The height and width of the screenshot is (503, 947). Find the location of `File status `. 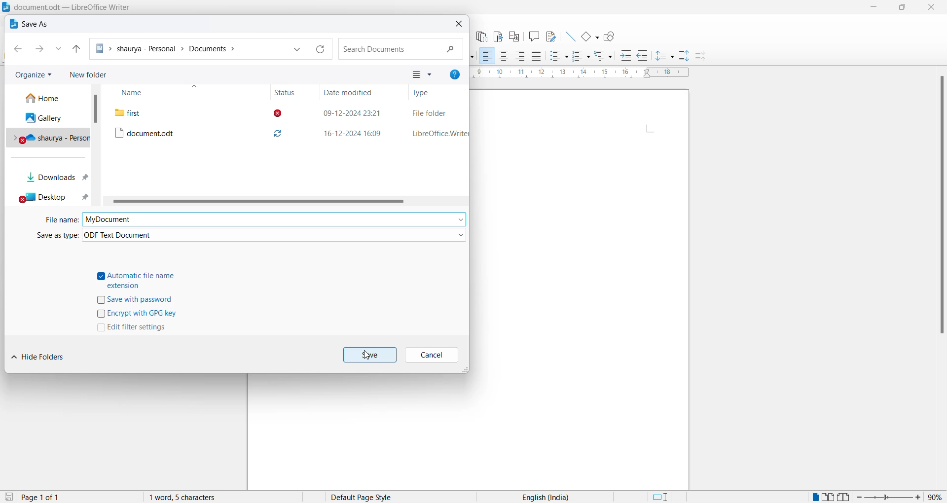

File status  is located at coordinates (284, 125).